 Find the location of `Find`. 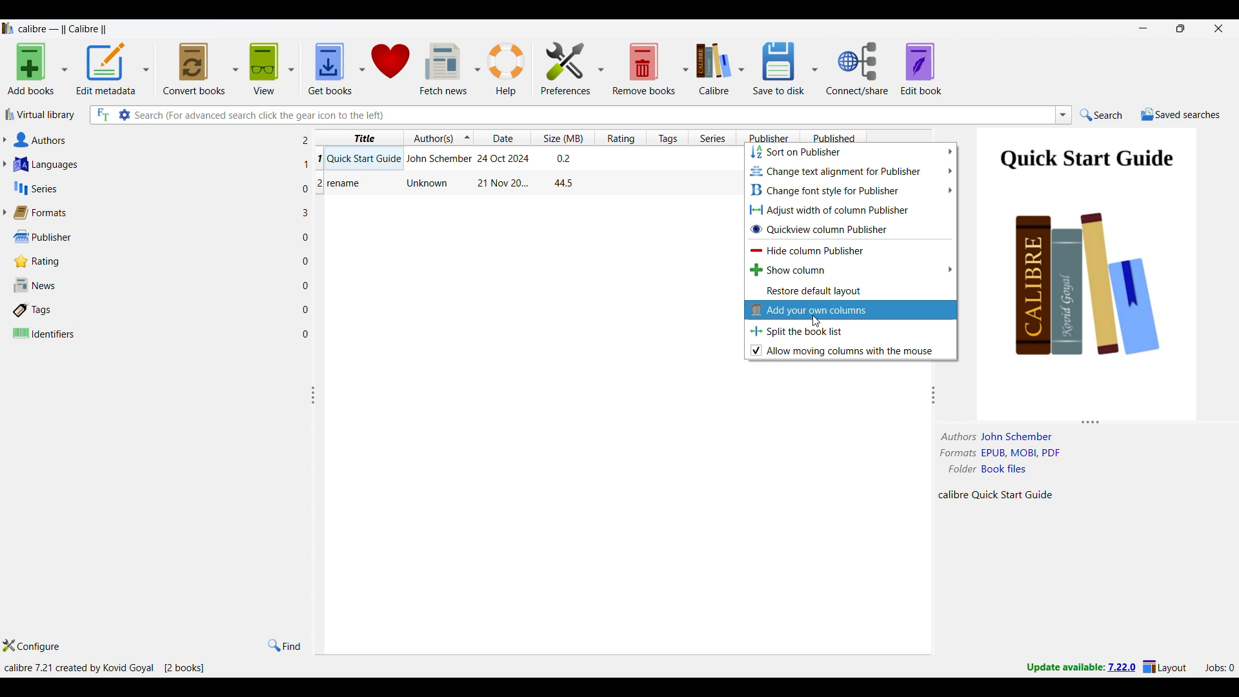

Find is located at coordinates (285, 645).